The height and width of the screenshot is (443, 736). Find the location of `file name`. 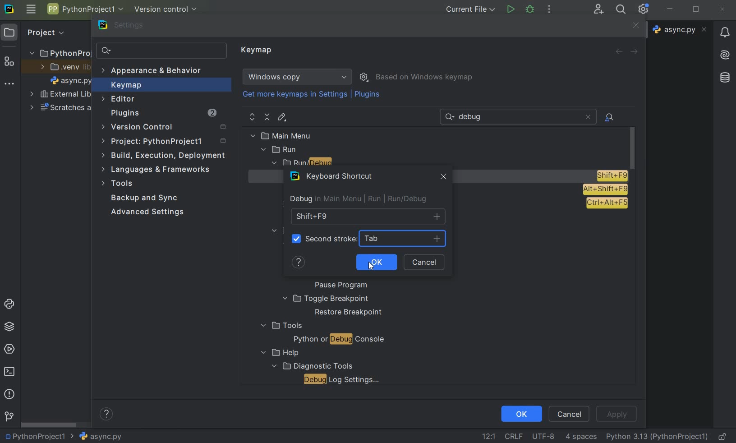

file name is located at coordinates (96, 436).